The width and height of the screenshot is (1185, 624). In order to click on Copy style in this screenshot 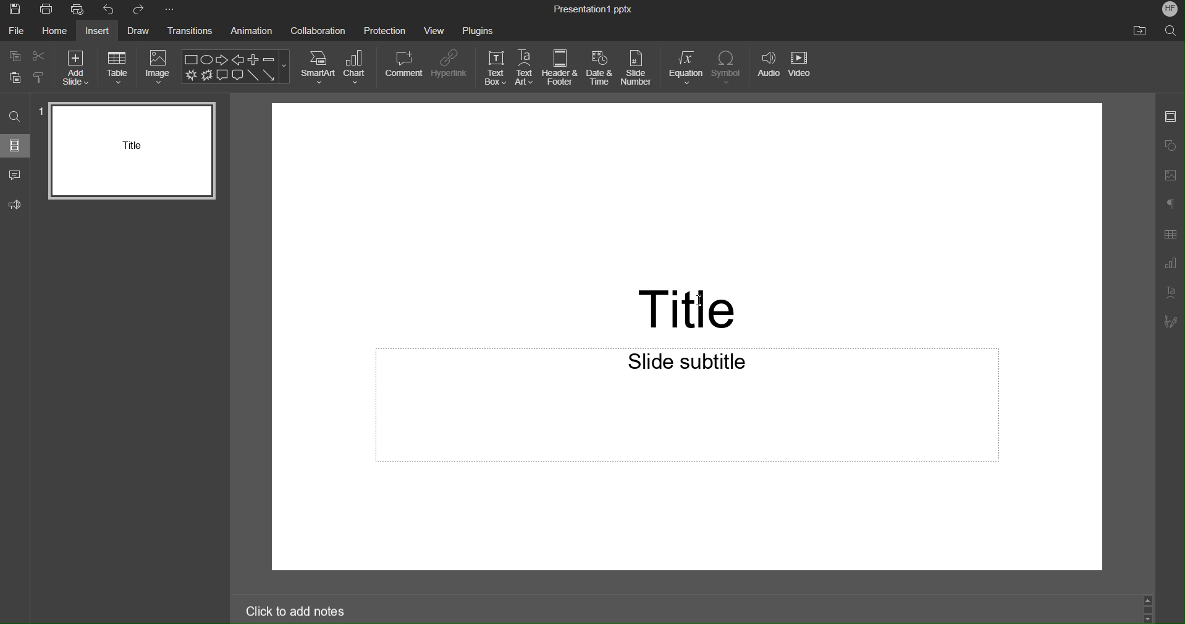, I will do `click(38, 77)`.